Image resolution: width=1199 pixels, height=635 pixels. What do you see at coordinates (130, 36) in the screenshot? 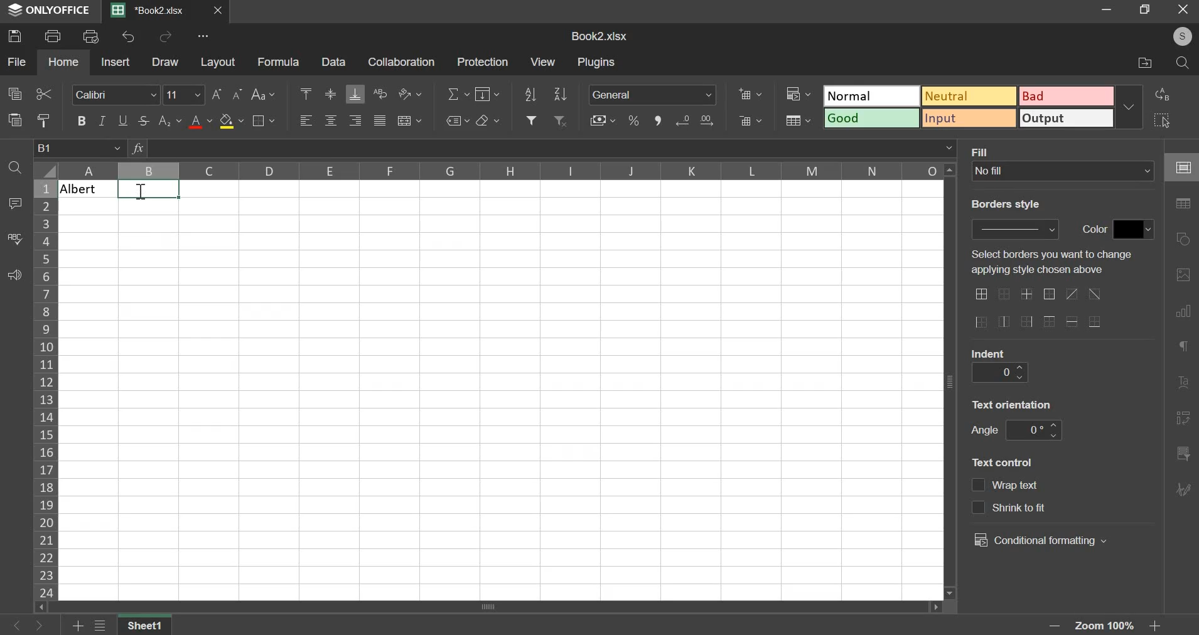
I see `undo` at bounding box center [130, 36].